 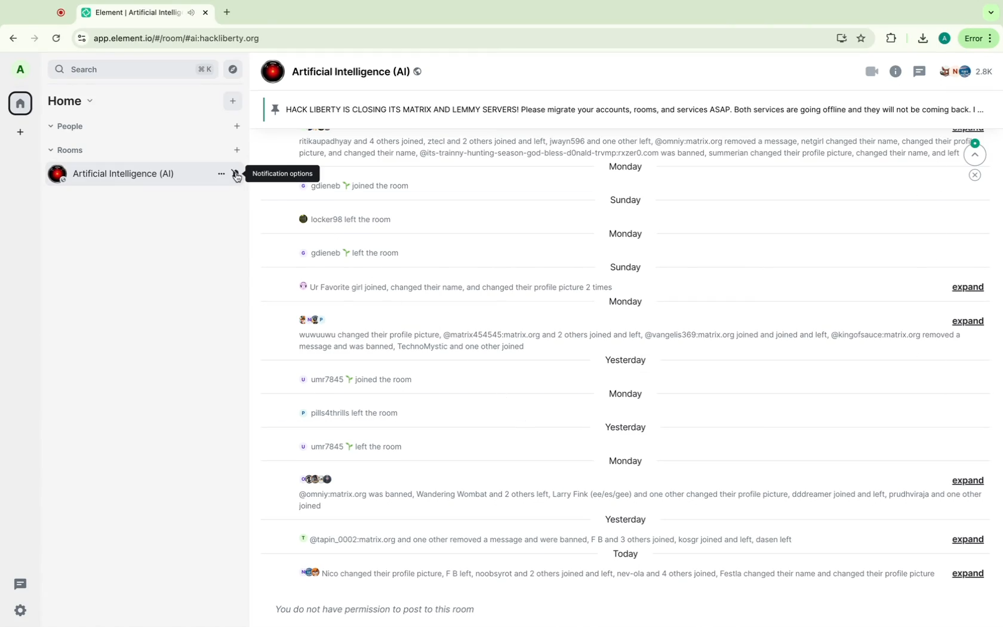 I want to click on people, so click(x=969, y=70).